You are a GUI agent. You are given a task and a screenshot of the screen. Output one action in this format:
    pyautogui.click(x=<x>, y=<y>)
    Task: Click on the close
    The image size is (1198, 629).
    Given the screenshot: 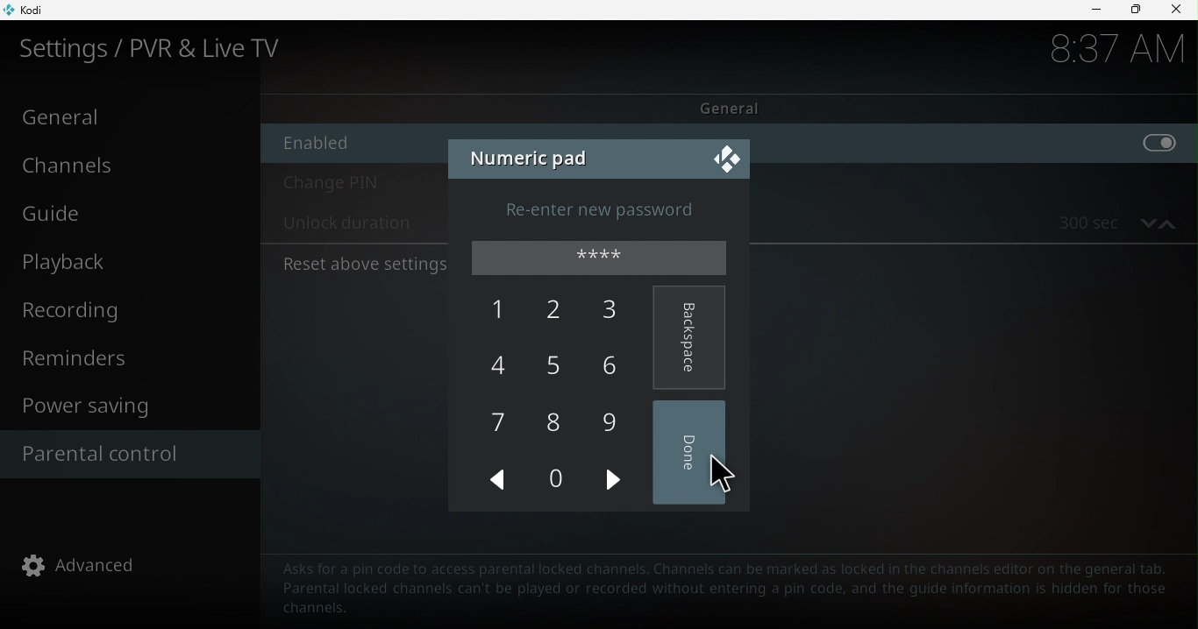 What is the action you would take?
    pyautogui.click(x=1179, y=11)
    